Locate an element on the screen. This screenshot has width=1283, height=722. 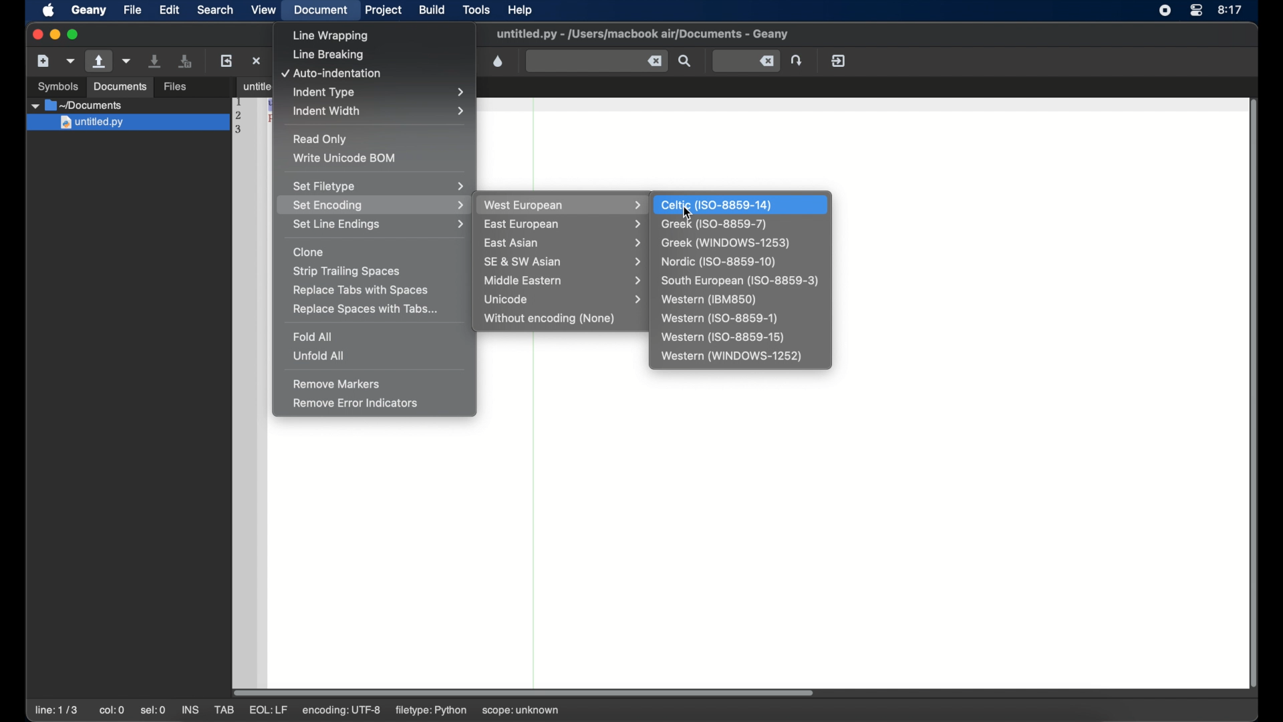
greek is located at coordinates (726, 243).